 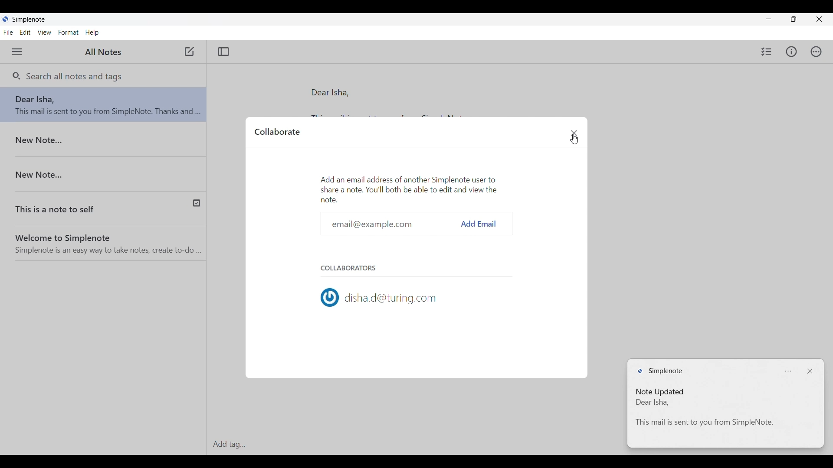 What do you see at coordinates (16, 52) in the screenshot?
I see `Menu` at bounding box center [16, 52].